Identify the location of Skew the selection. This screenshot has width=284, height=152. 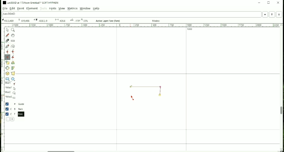
(13, 68).